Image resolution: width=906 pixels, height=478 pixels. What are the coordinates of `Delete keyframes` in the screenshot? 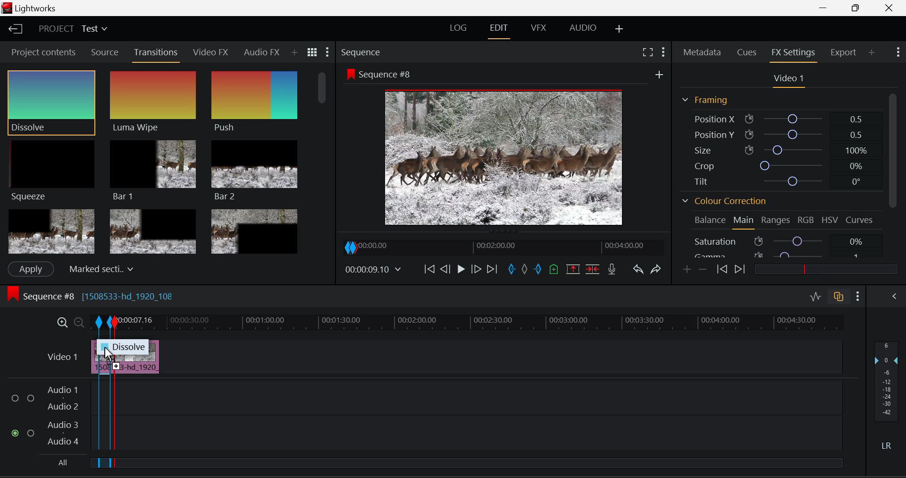 It's located at (702, 269).